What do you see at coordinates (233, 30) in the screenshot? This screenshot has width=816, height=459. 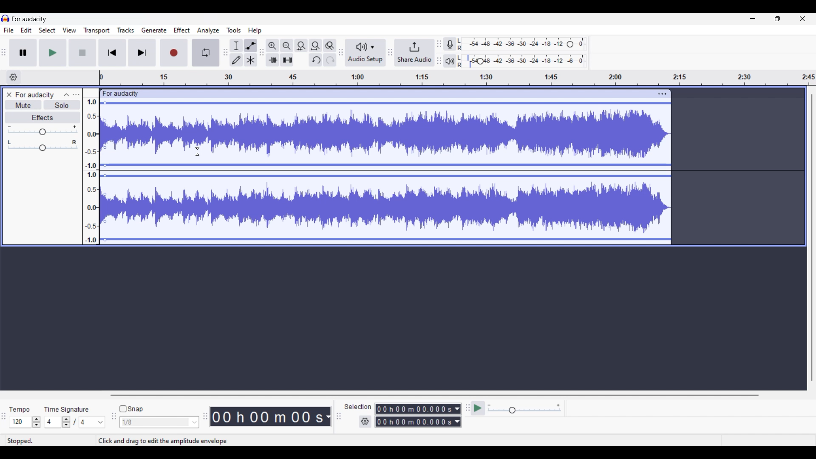 I see `Tools` at bounding box center [233, 30].